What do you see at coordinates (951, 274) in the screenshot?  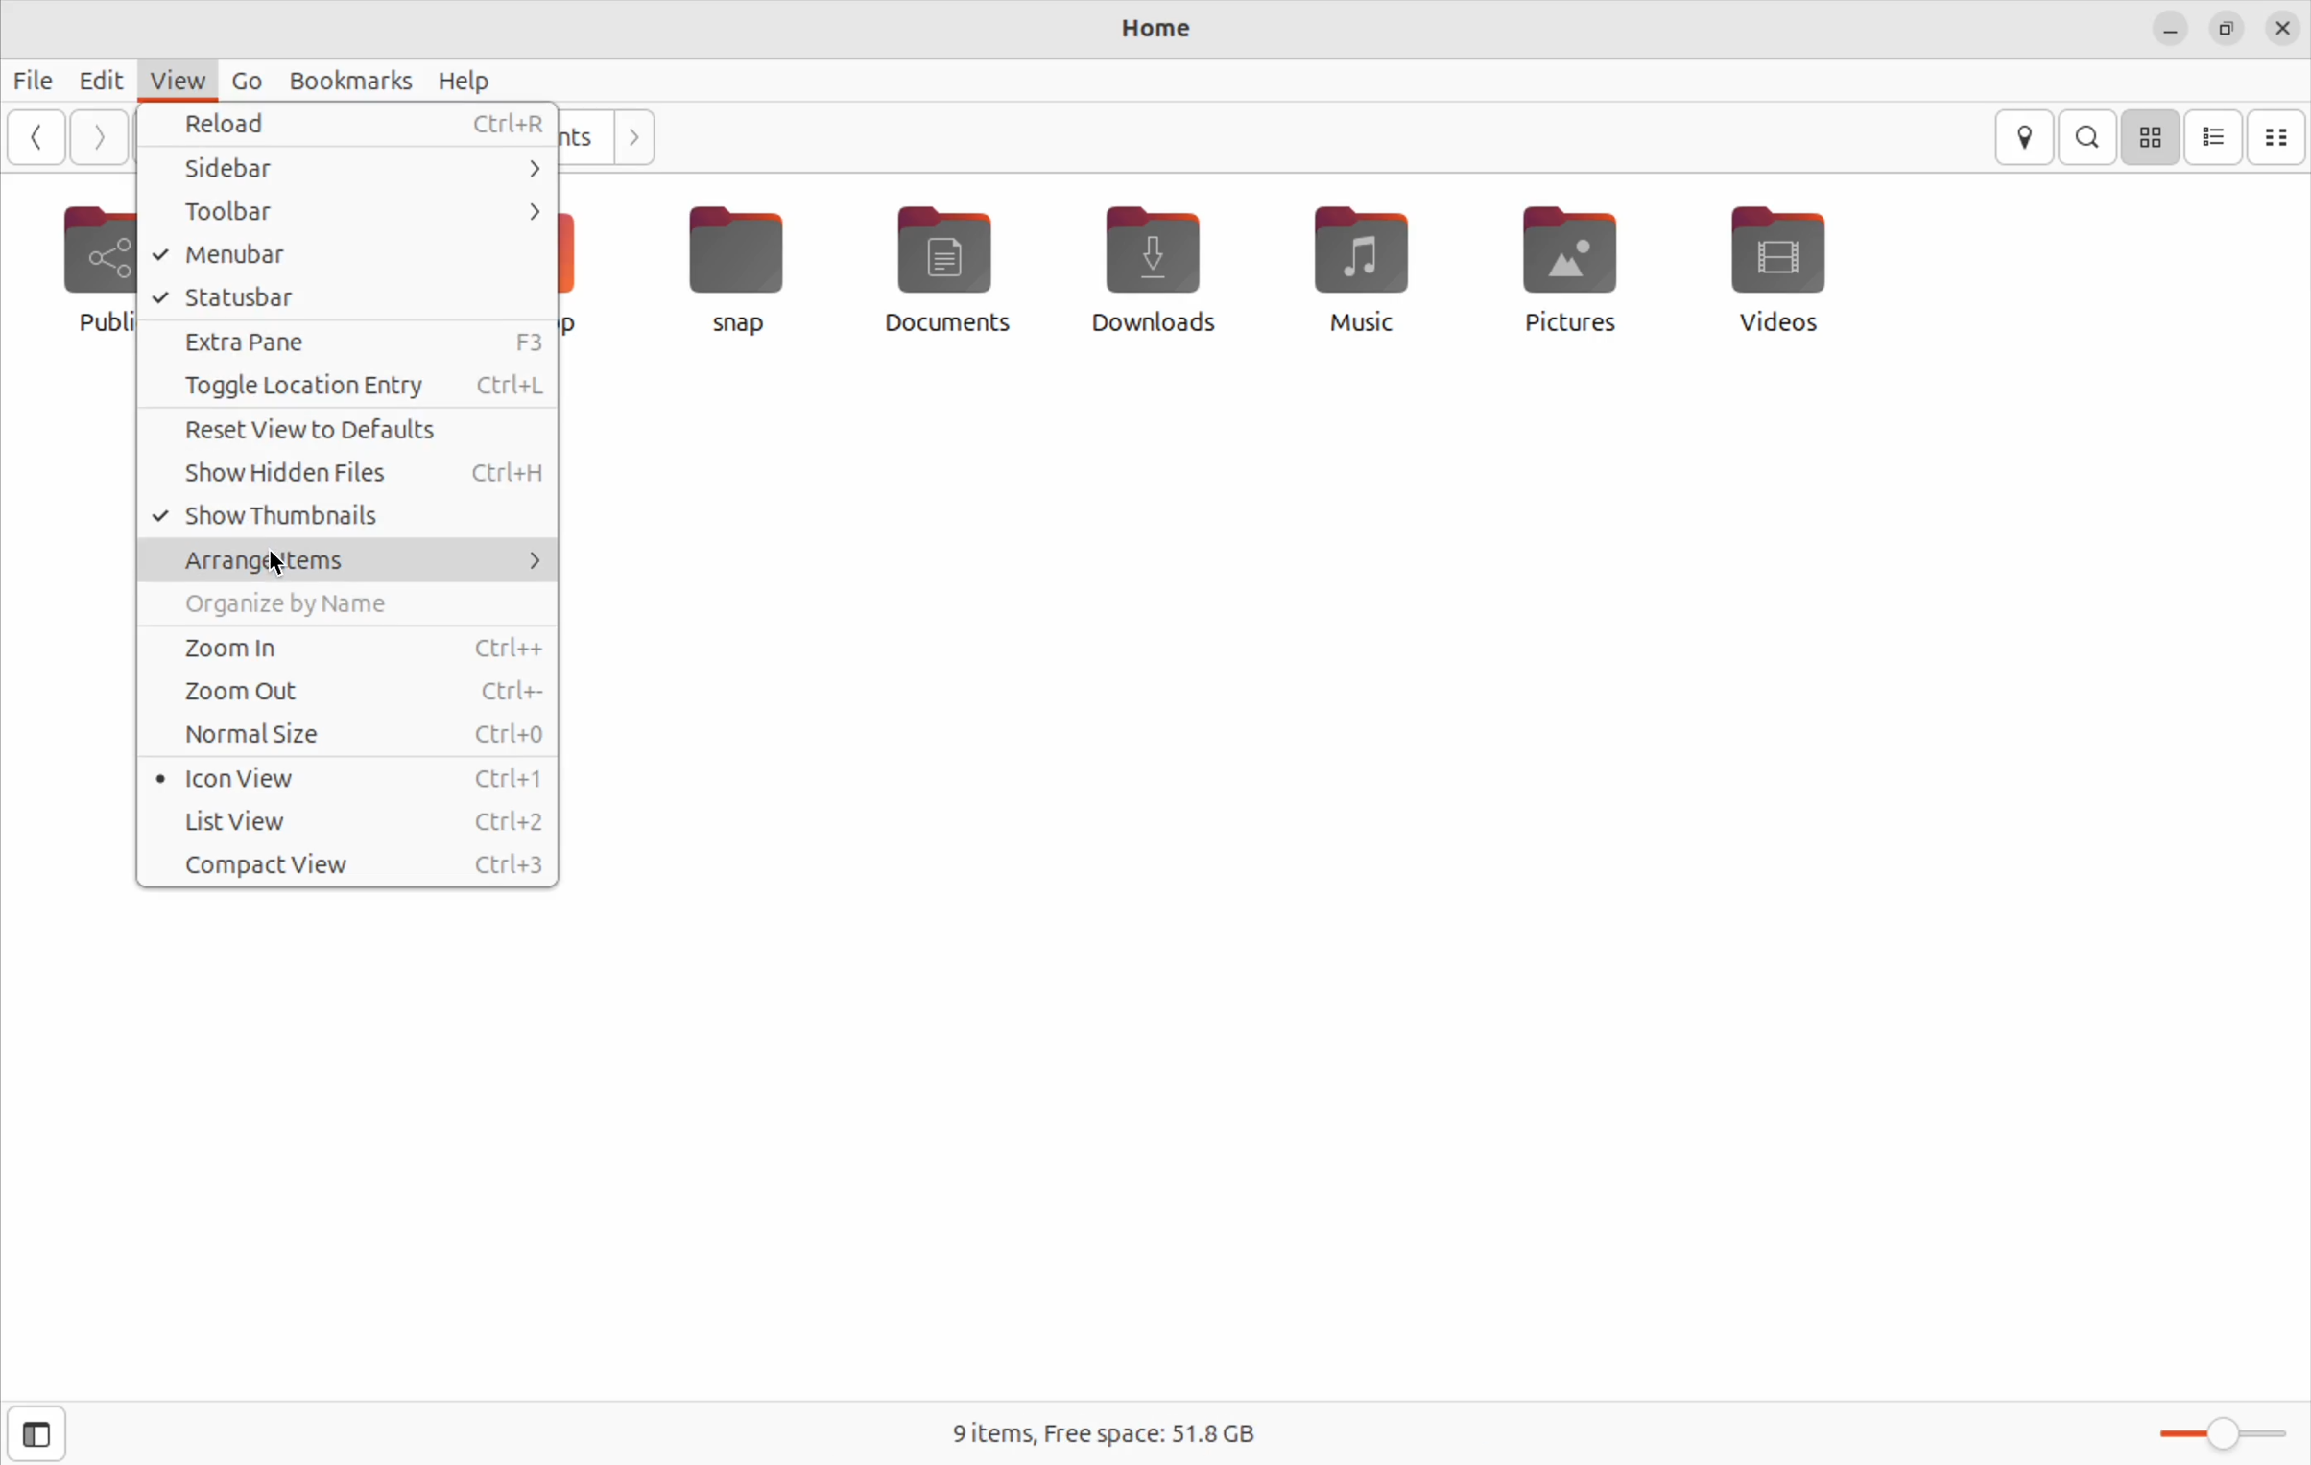 I see `documents` at bounding box center [951, 274].